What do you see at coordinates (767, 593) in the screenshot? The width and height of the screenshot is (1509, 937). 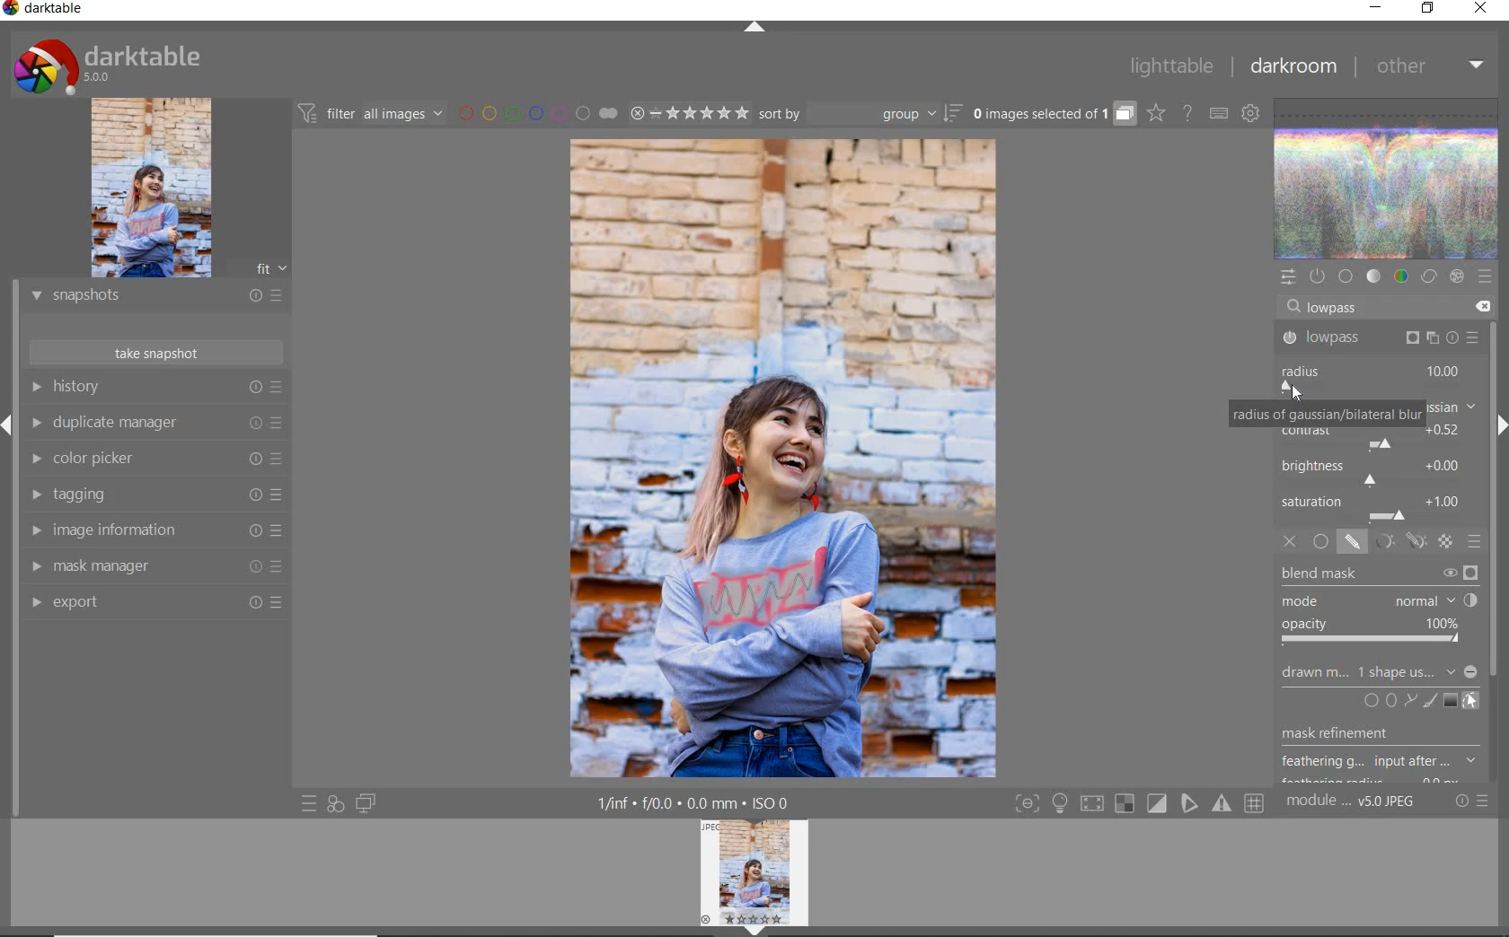 I see `area painted` at bounding box center [767, 593].